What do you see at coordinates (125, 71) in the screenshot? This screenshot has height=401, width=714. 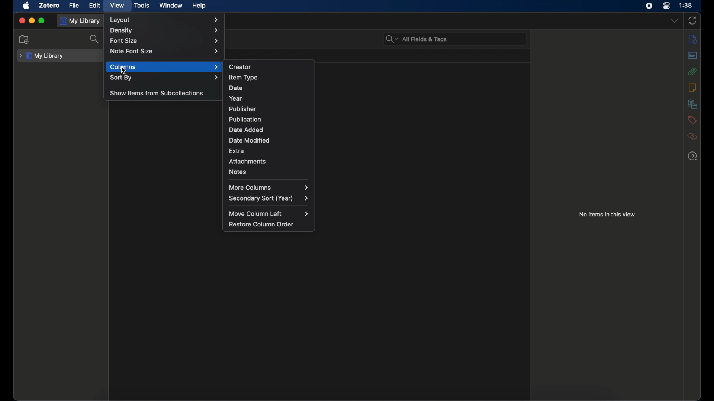 I see `Cursor` at bounding box center [125, 71].